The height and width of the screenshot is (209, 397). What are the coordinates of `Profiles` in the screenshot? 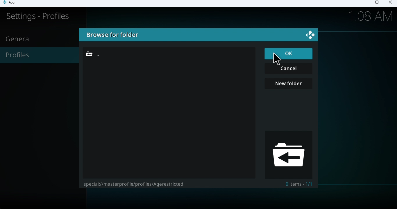 It's located at (38, 55).